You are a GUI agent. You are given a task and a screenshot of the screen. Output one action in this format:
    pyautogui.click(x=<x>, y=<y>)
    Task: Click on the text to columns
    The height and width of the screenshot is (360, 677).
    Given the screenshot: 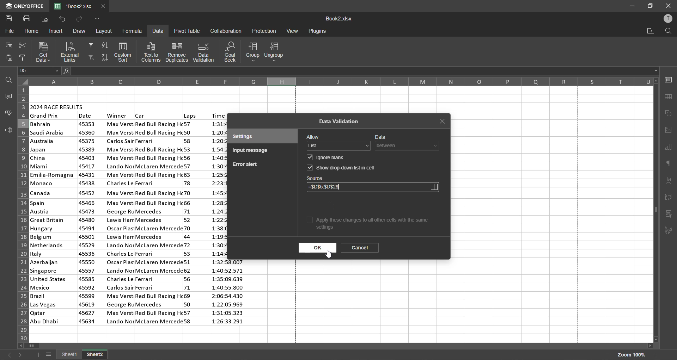 What is the action you would take?
    pyautogui.click(x=151, y=52)
    